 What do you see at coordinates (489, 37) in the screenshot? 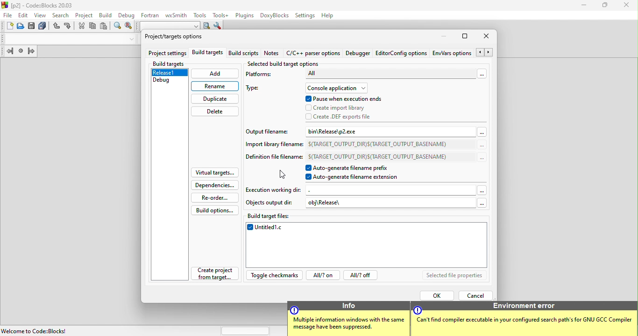
I see `close` at bounding box center [489, 37].